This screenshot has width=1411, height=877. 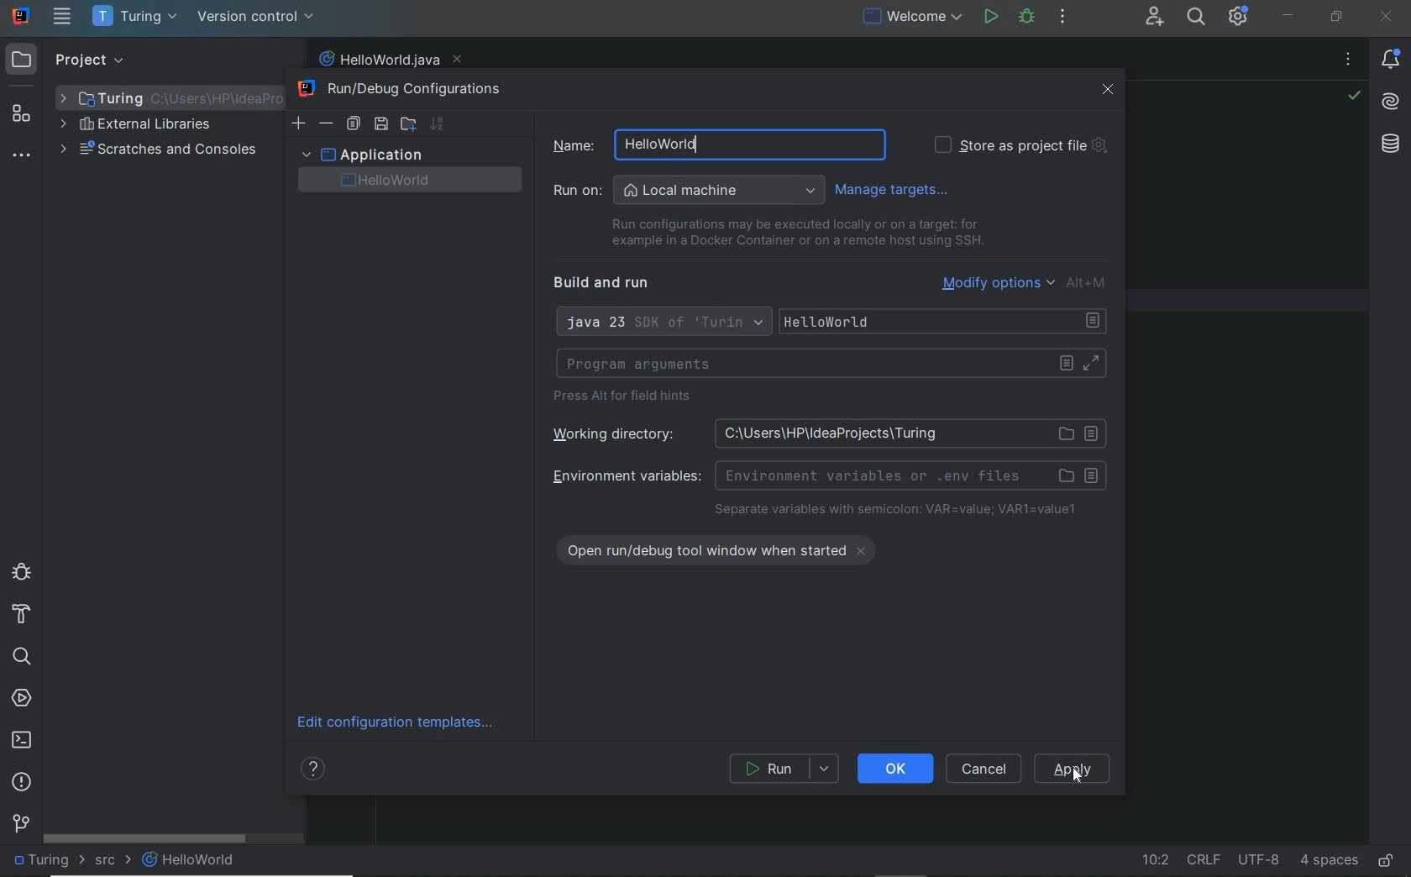 I want to click on Run On, so click(x=689, y=191).